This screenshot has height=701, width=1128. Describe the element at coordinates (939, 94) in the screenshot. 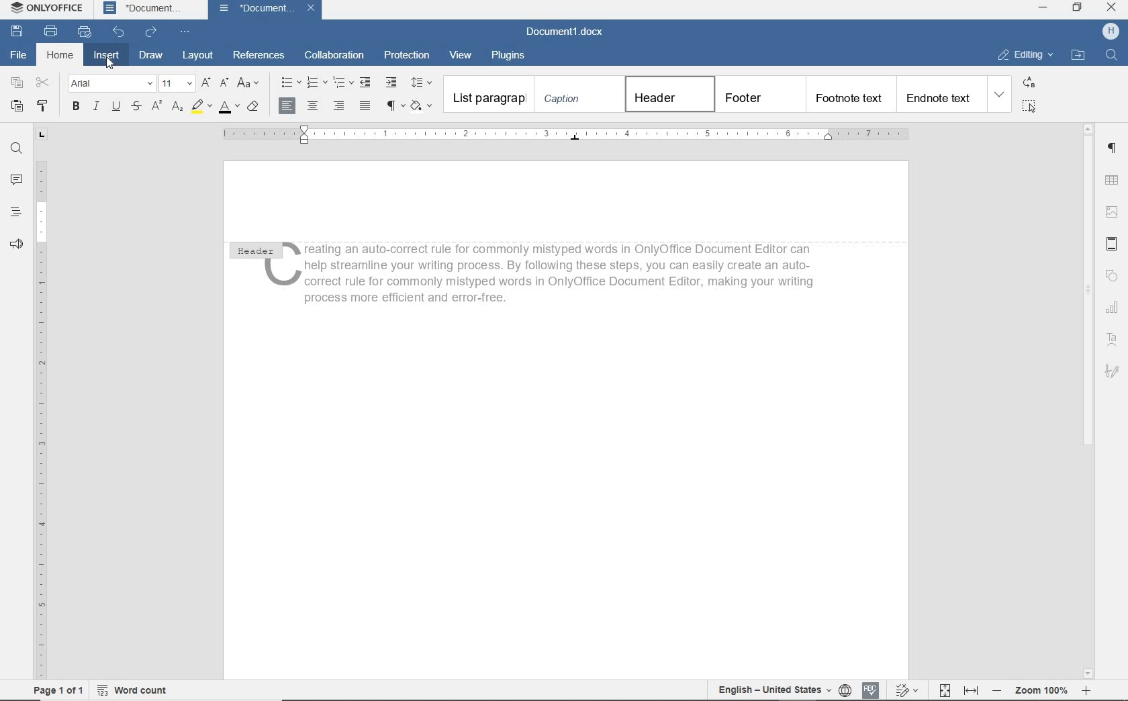

I see `HEADING 4` at that location.